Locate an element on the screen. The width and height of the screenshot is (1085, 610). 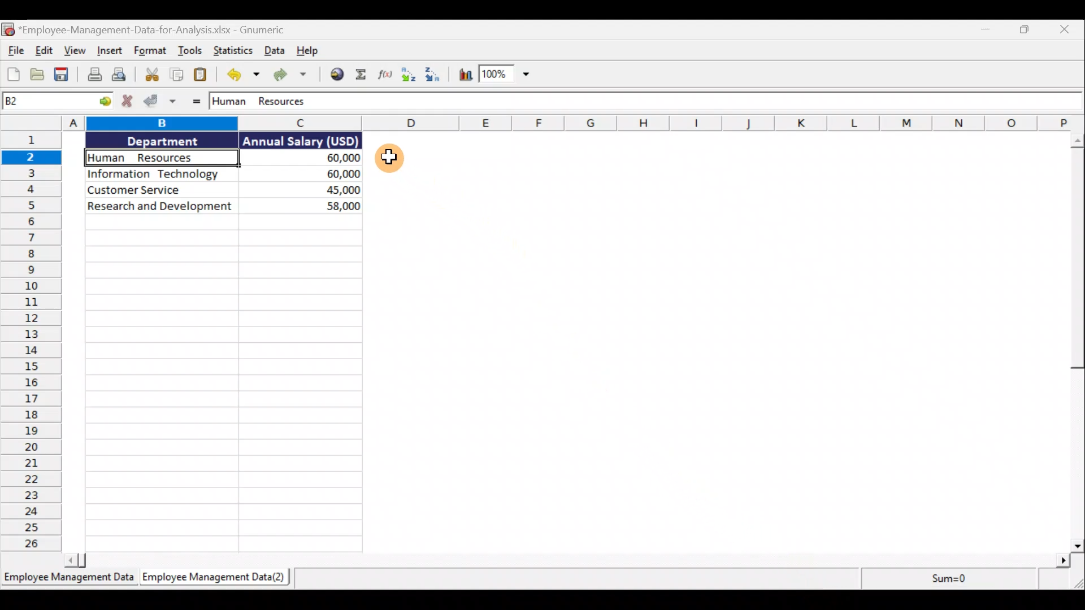
Sum=0 is located at coordinates (941, 579).